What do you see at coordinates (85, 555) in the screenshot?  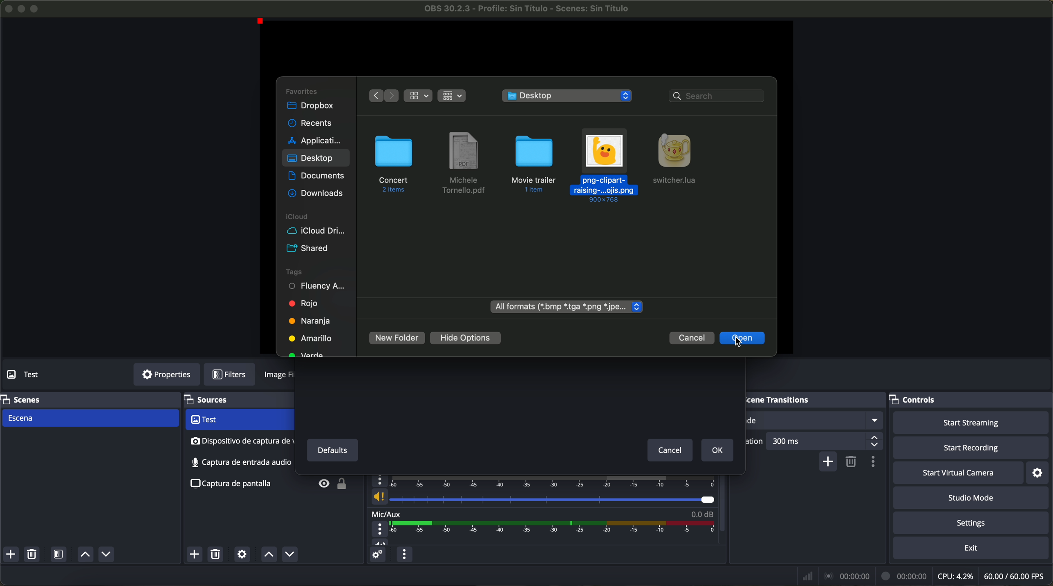 I see `move scene up` at bounding box center [85, 555].